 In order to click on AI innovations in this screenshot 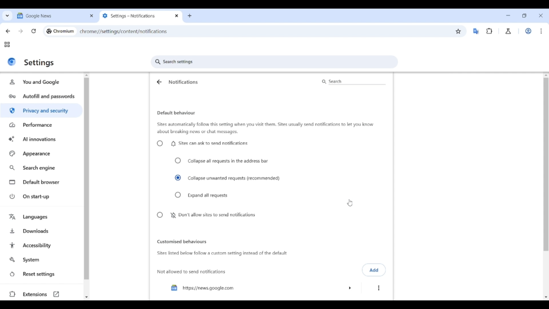, I will do `click(42, 138)`.